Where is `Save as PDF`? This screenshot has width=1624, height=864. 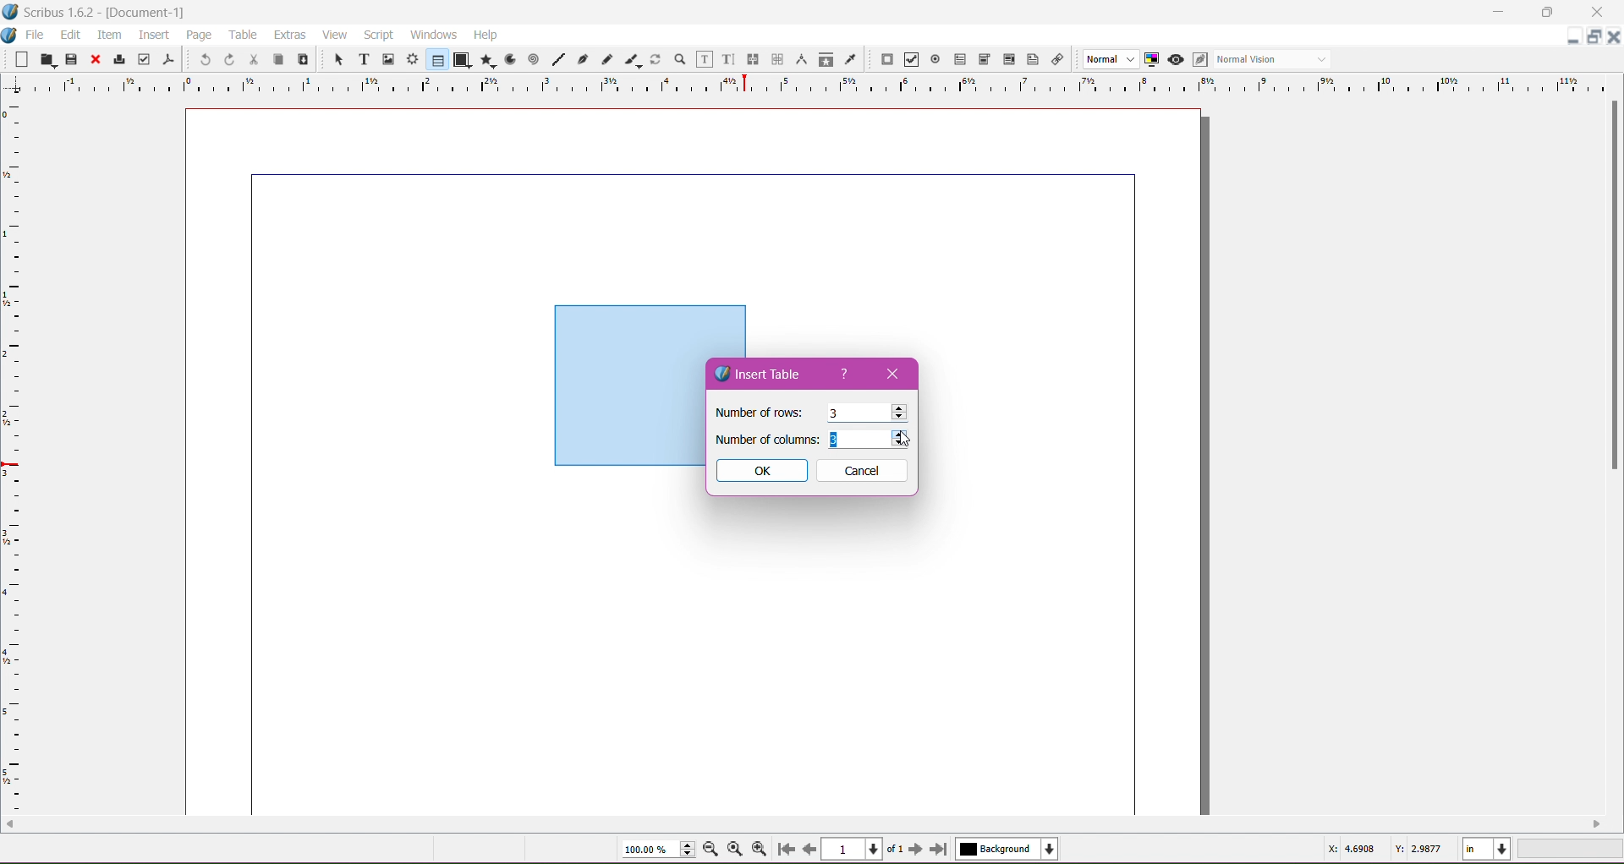 Save as PDF is located at coordinates (171, 56).